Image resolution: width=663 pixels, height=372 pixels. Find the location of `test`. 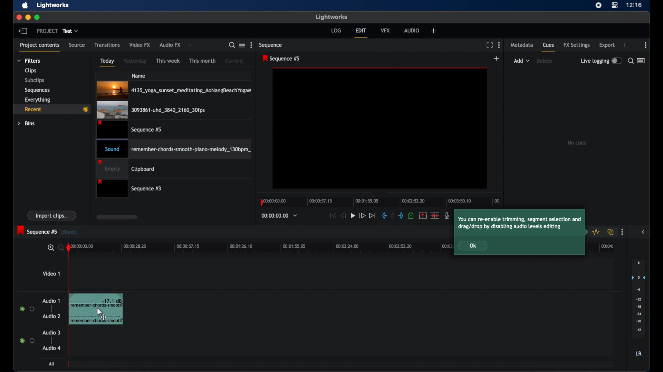

test is located at coordinates (71, 31).